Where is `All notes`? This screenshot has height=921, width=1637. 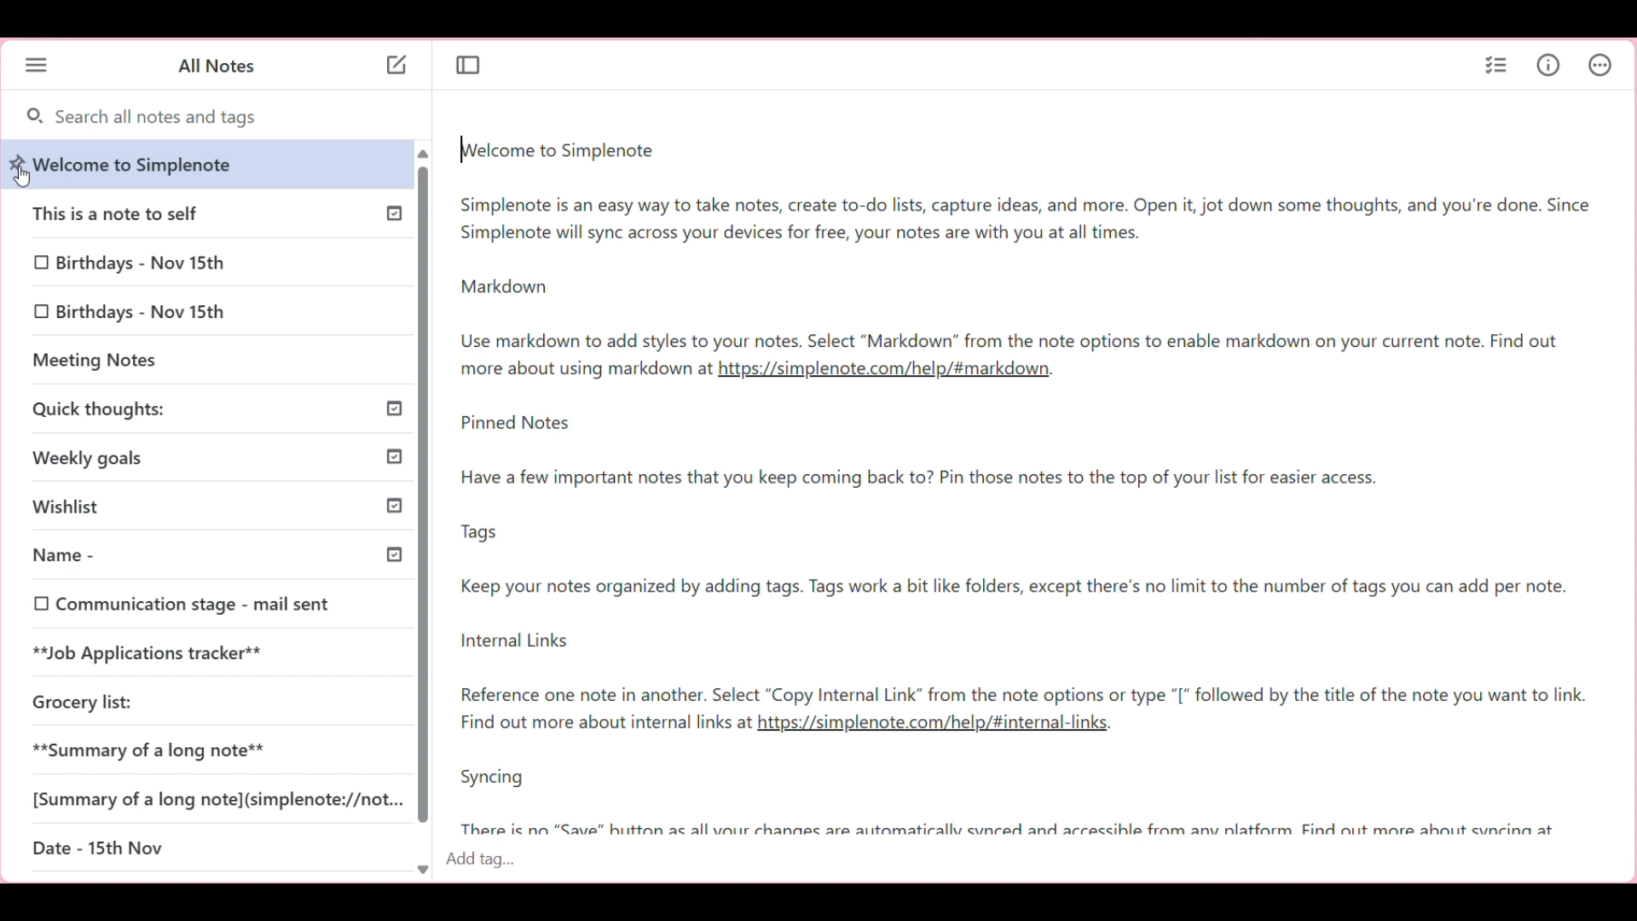
All notes is located at coordinates (216, 67).